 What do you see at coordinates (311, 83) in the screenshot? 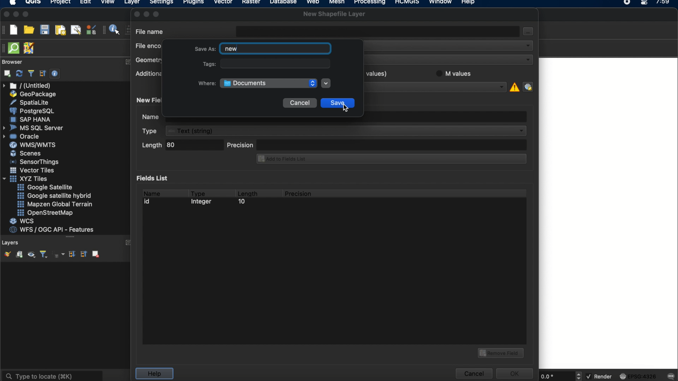
I see `Page up/down` at bounding box center [311, 83].